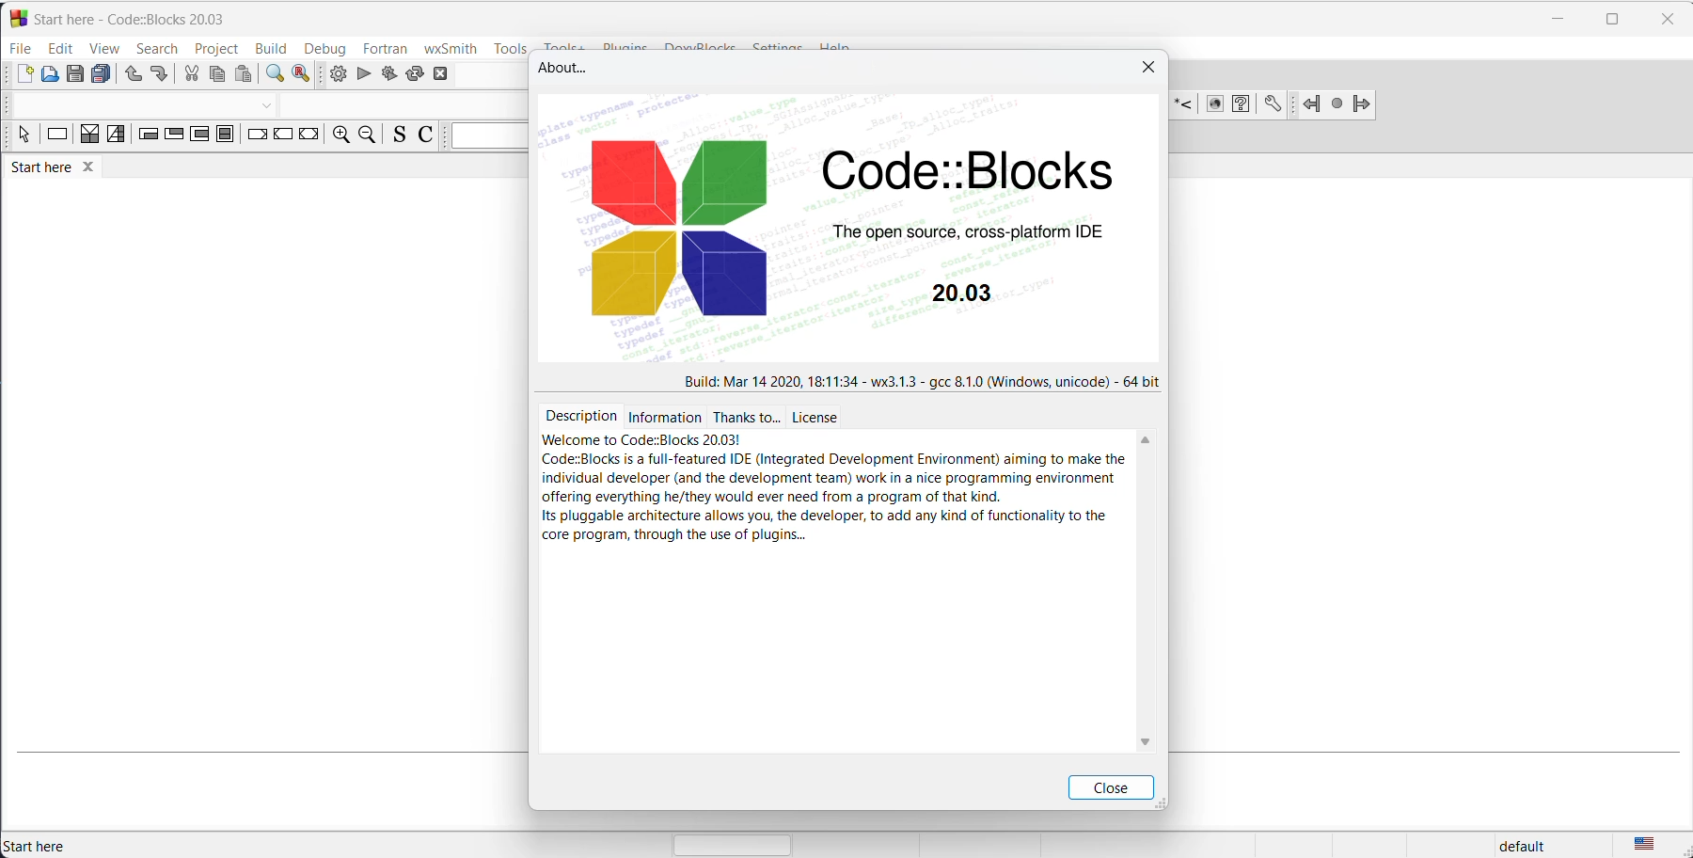 The width and height of the screenshot is (1693, 858). What do you see at coordinates (61, 48) in the screenshot?
I see `edit` at bounding box center [61, 48].